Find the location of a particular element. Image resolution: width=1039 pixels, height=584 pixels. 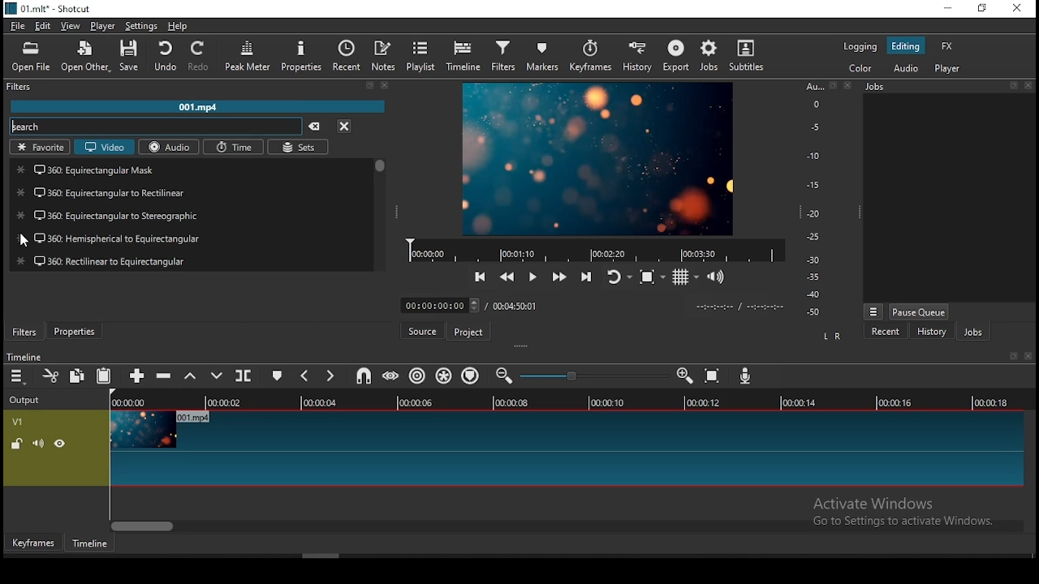

export is located at coordinates (675, 56).